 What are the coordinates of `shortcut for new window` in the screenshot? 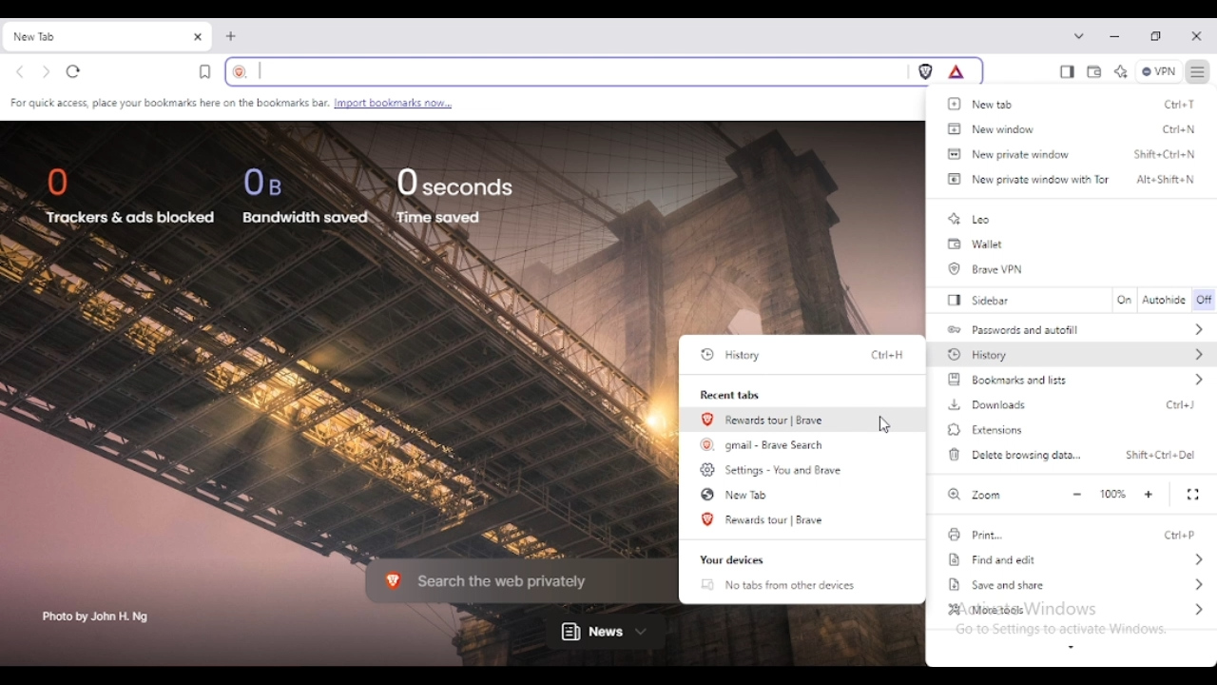 It's located at (1180, 130).